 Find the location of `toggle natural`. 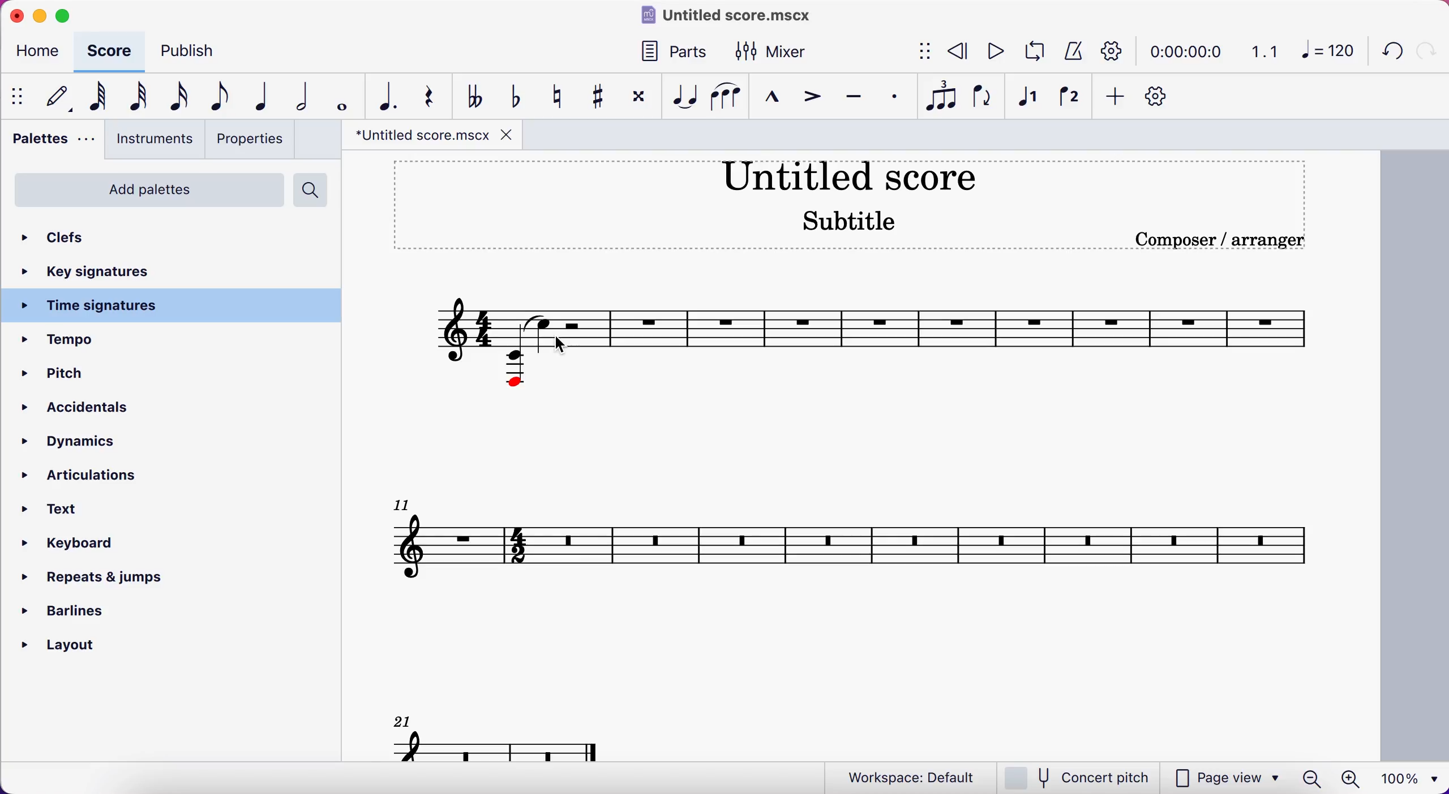

toggle natural is located at coordinates (559, 97).